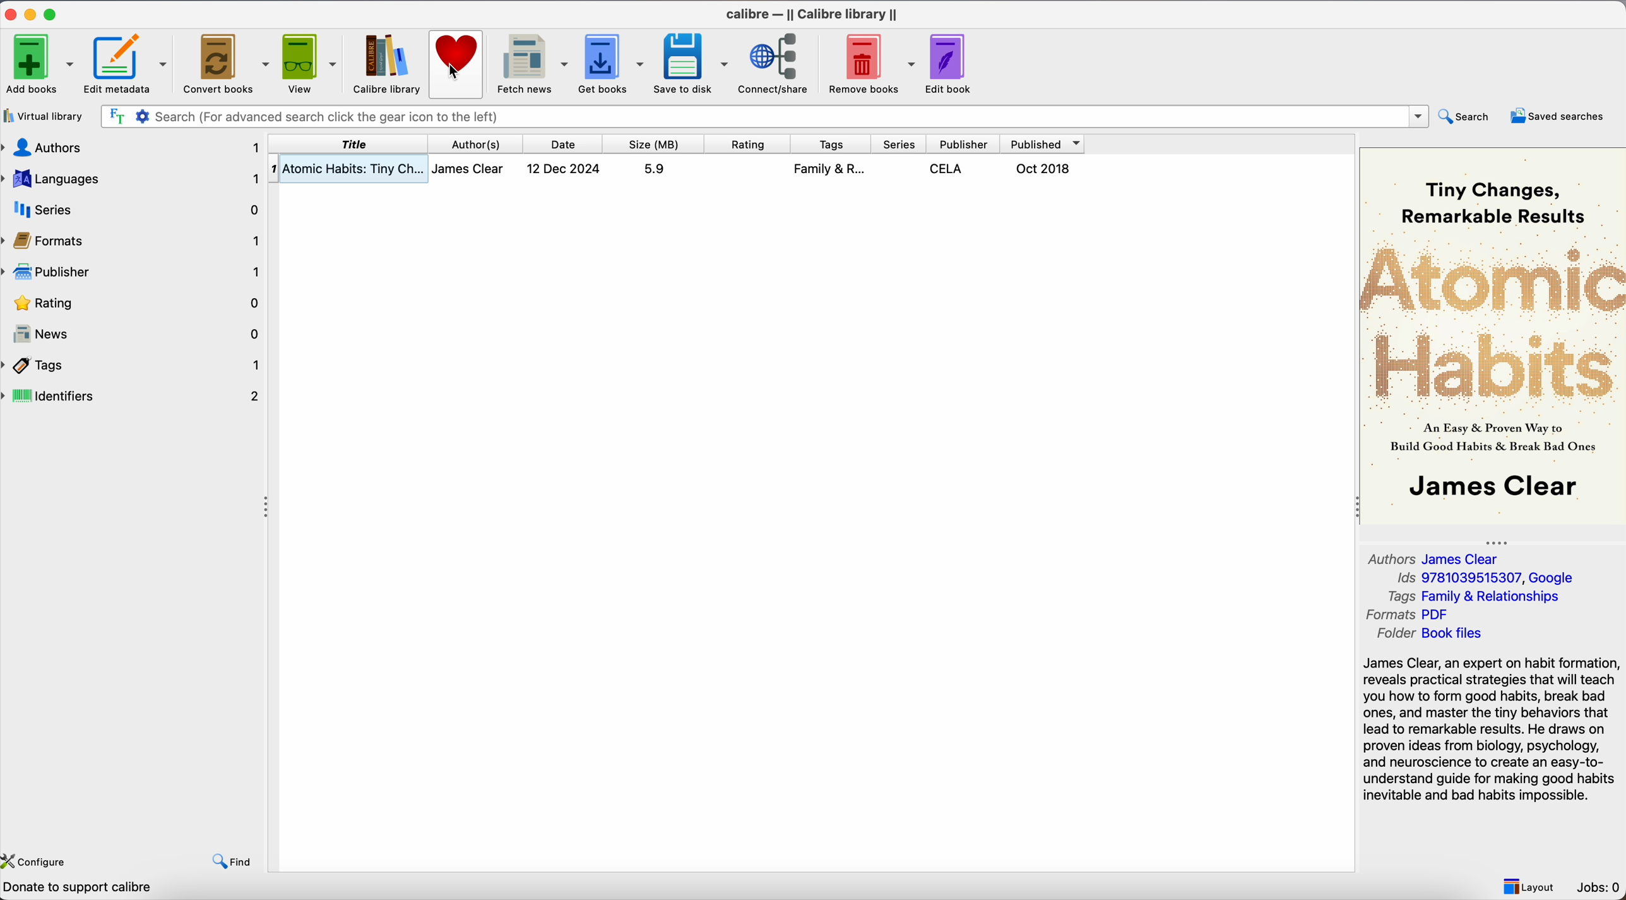 This screenshot has height=900, width=1626. Describe the element at coordinates (455, 74) in the screenshot. I see `cursor` at that location.